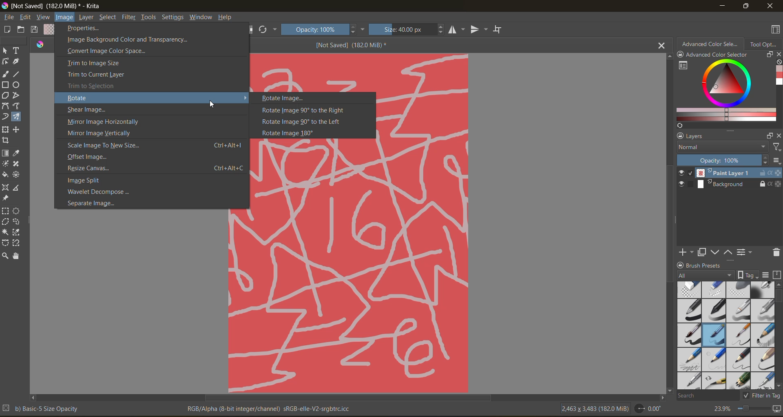 Image resolution: width=783 pixels, height=417 pixels. What do you see at coordinates (84, 29) in the screenshot?
I see `properties` at bounding box center [84, 29].